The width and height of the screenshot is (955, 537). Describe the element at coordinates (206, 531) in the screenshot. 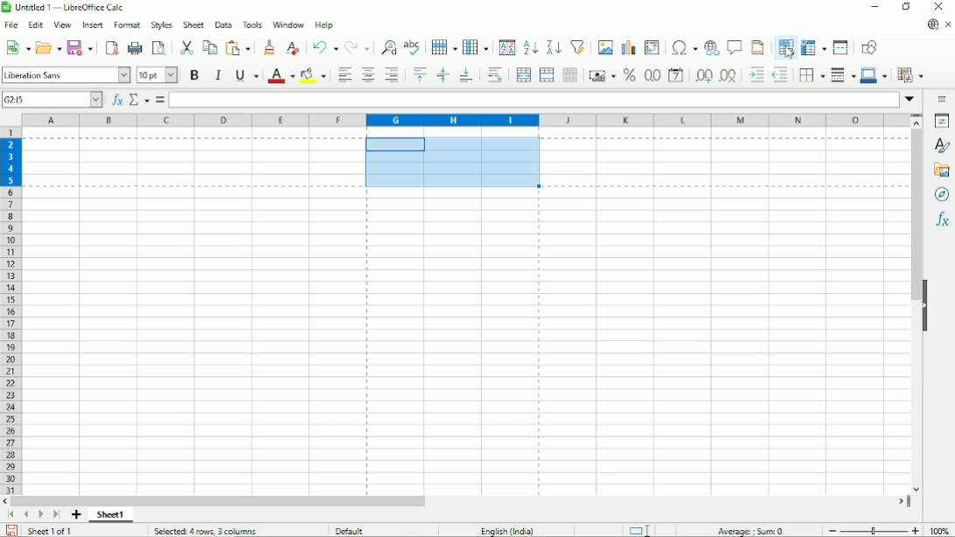

I see `selected 4 rows, 3 columns` at that location.